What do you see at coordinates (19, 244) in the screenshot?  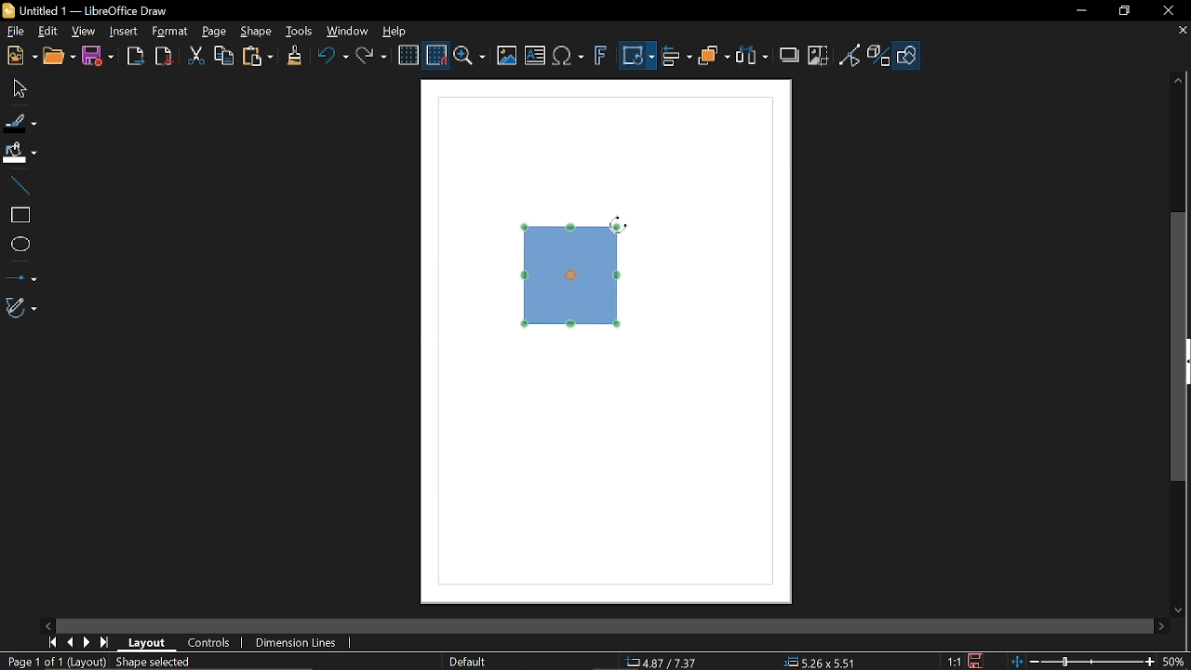 I see `Ellipse` at bounding box center [19, 244].